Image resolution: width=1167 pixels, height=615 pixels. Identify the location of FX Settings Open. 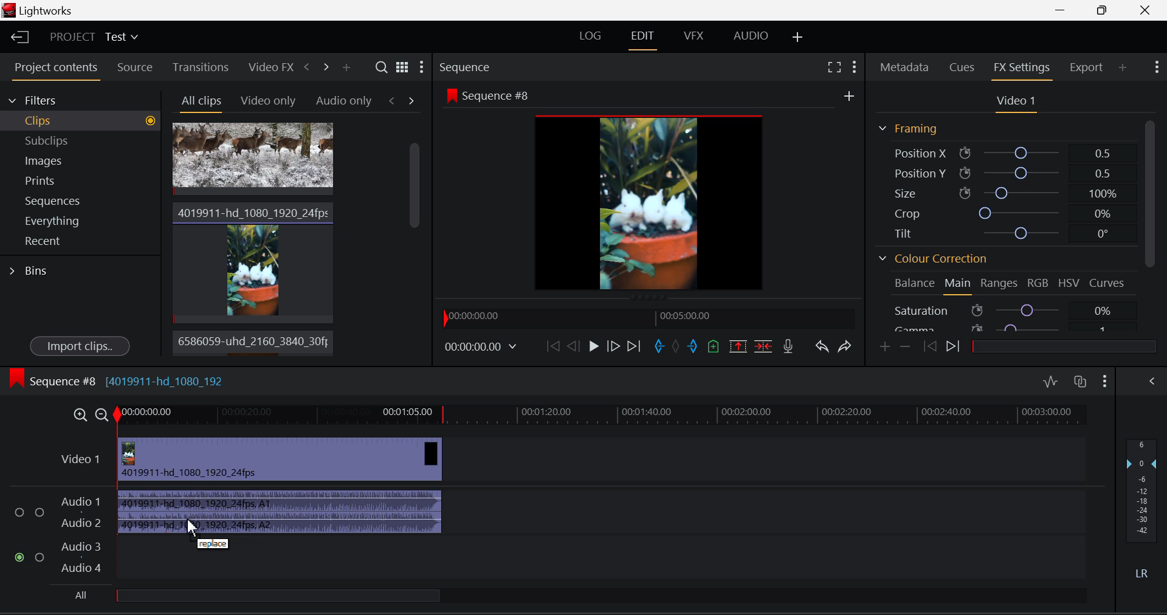
(1024, 69).